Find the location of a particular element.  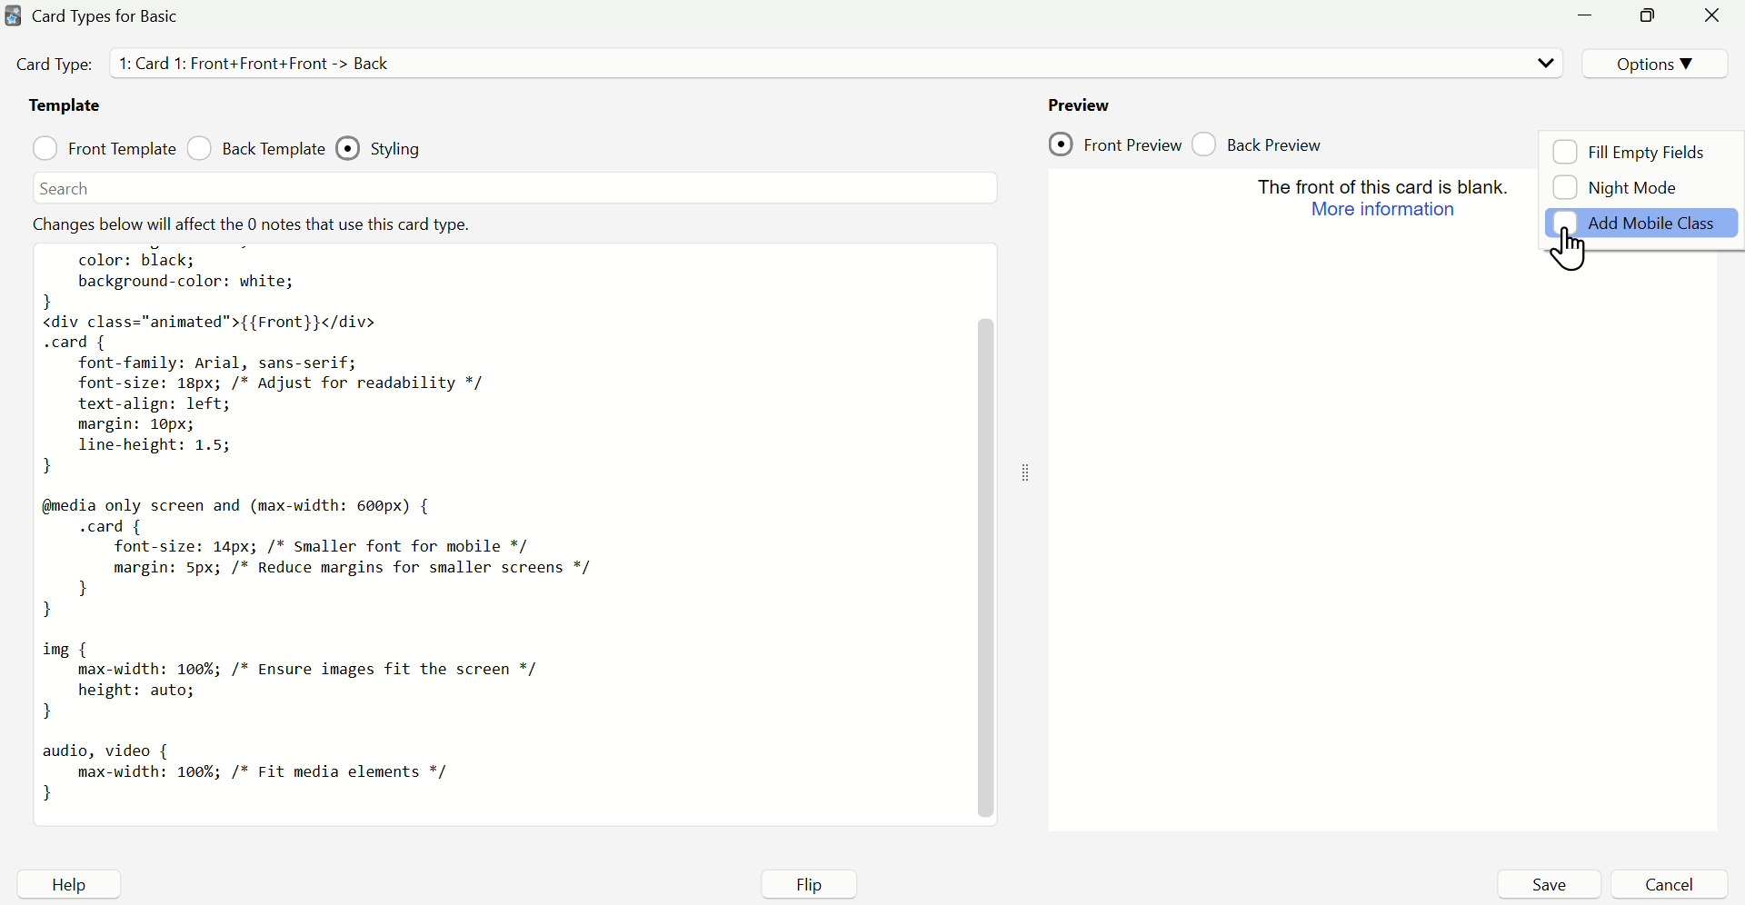

Card Type is located at coordinates (114, 17).